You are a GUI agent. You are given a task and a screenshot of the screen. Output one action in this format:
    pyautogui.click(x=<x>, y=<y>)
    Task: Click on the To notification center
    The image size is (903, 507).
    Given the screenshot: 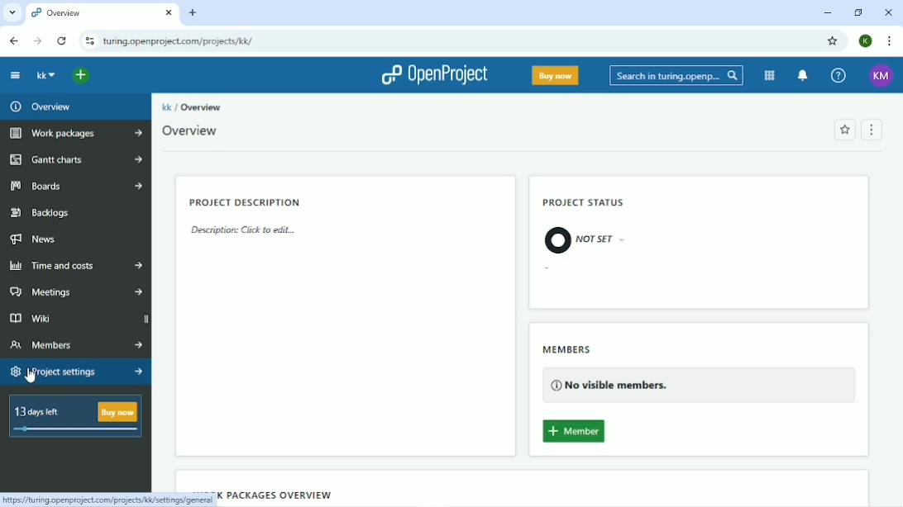 What is the action you would take?
    pyautogui.click(x=804, y=75)
    